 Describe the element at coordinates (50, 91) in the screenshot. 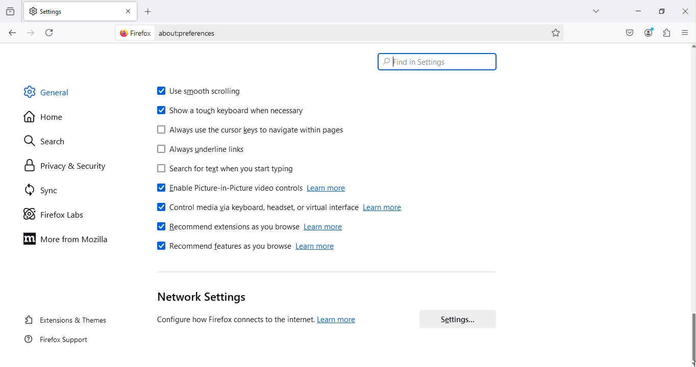

I see `General` at that location.